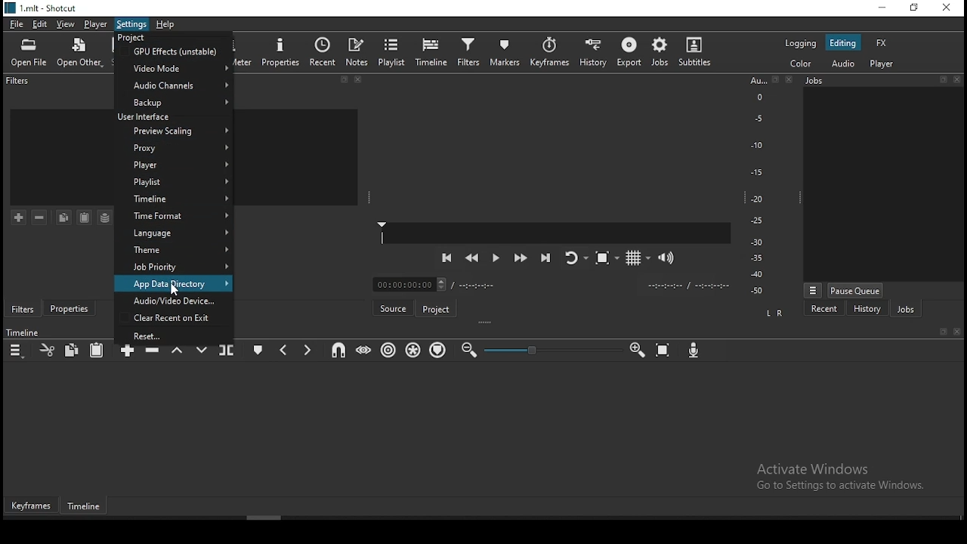  I want to click on source, so click(392, 307).